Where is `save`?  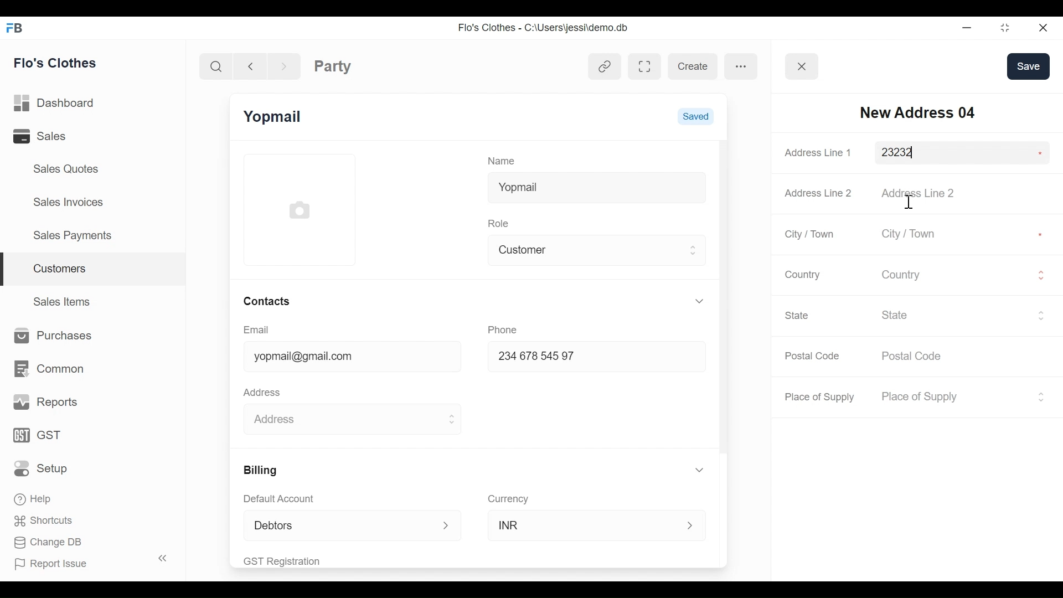
save is located at coordinates (1028, 66).